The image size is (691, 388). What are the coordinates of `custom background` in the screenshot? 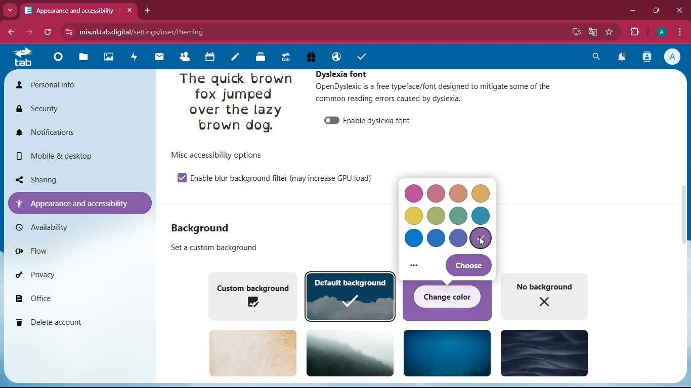 It's located at (251, 295).